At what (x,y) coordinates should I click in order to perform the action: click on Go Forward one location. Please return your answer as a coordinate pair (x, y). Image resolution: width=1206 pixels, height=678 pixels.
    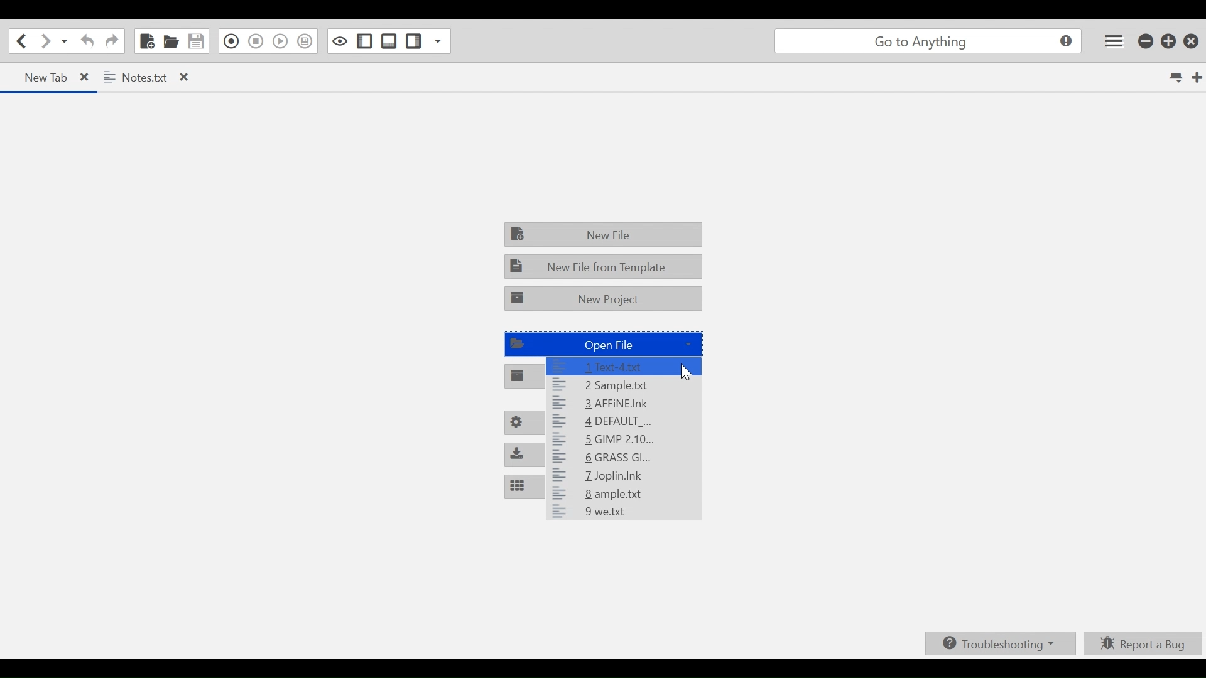
    Looking at the image, I should click on (45, 41).